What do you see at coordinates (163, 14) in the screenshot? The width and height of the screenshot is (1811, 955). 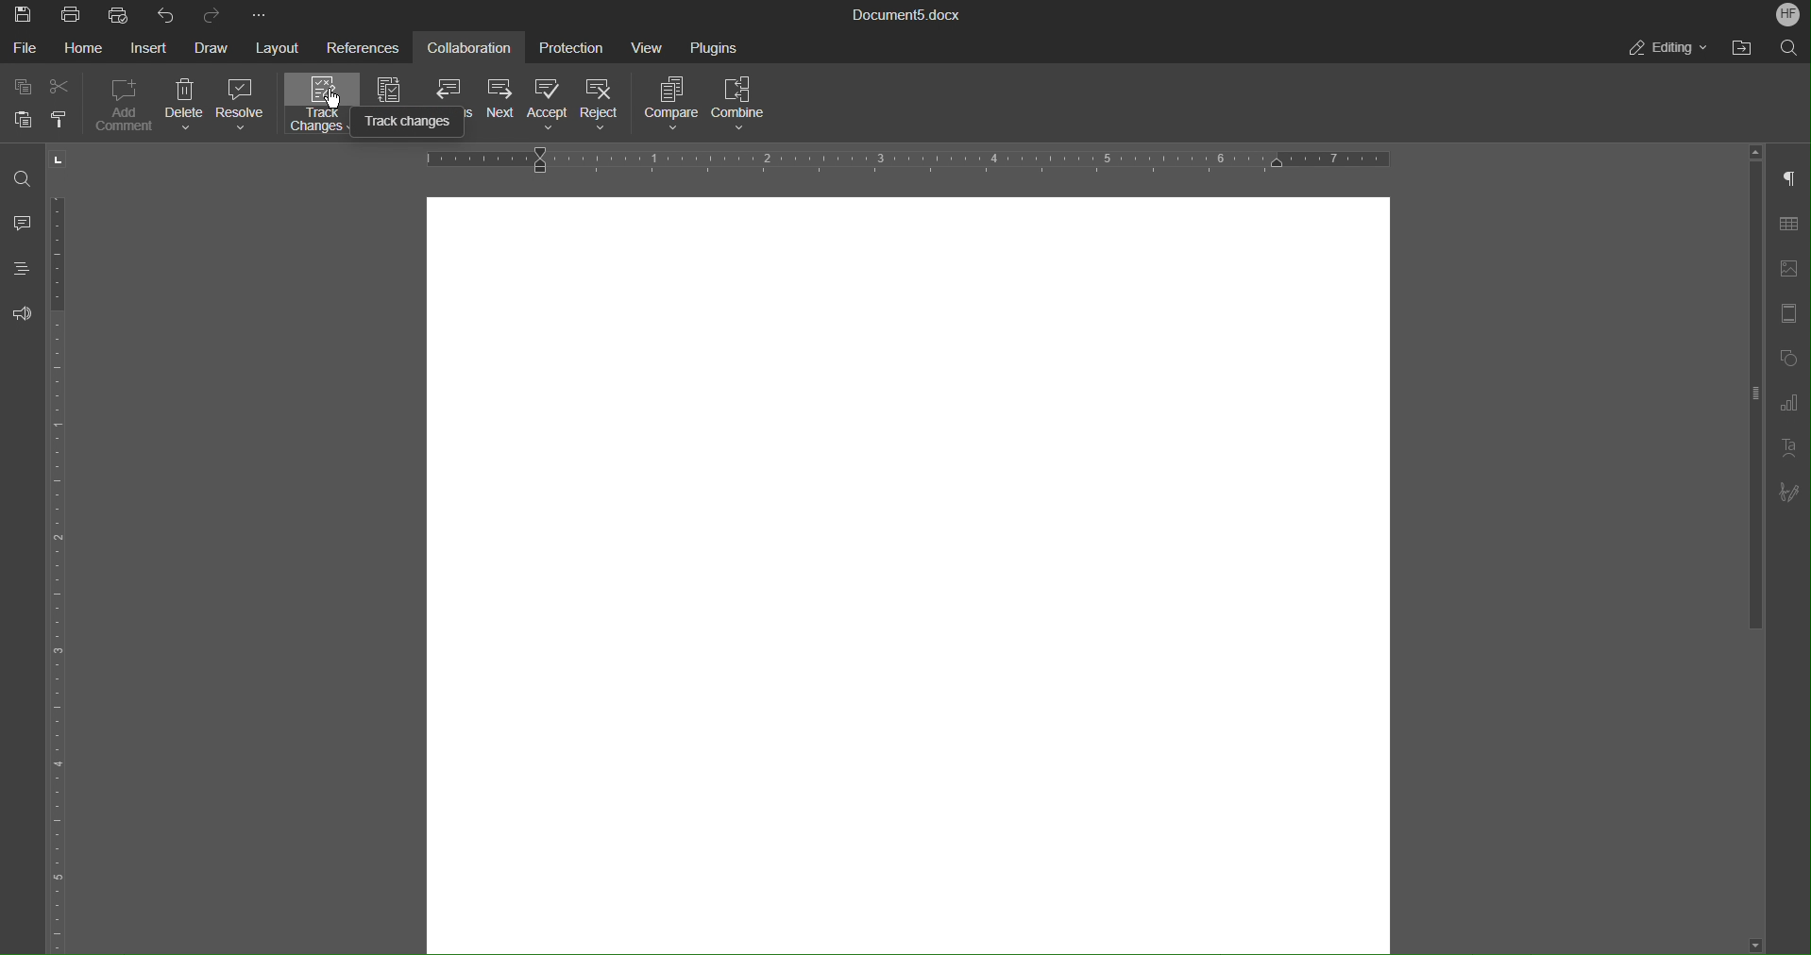 I see `Undo` at bounding box center [163, 14].